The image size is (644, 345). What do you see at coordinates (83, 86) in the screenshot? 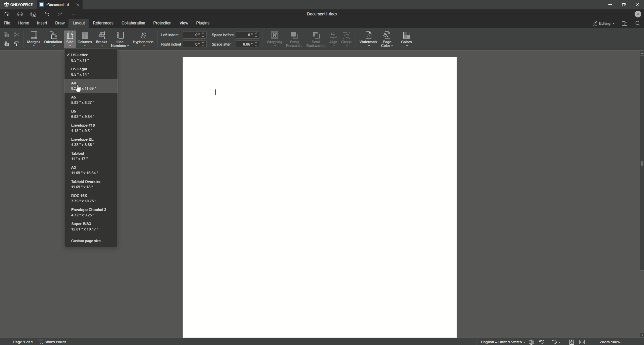
I see `A4` at bounding box center [83, 86].